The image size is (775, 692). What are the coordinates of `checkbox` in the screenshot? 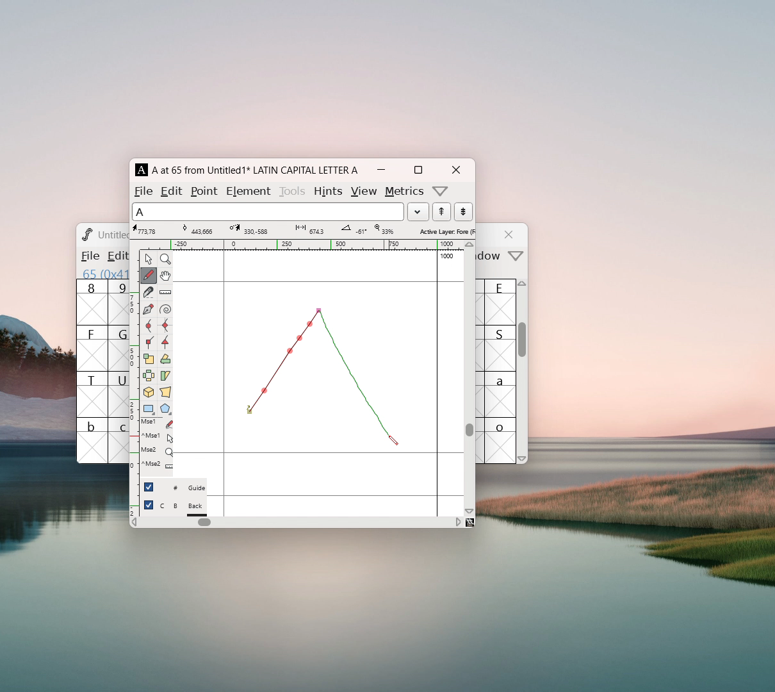 It's located at (149, 505).